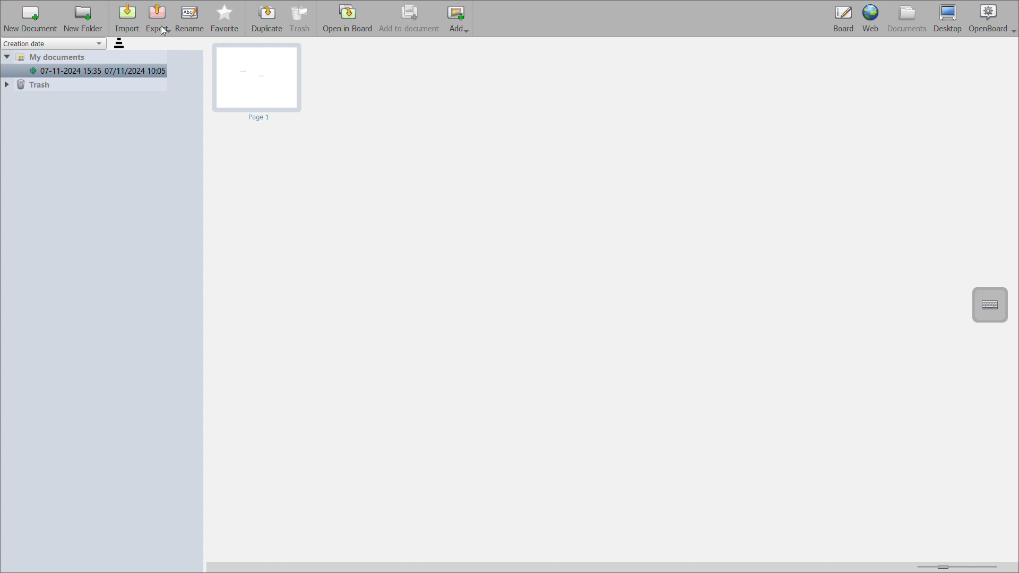 This screenshot has width=1019, height=573. Describe the element at coordinates (30, 18) in the screenshot. I see `add new document` at that location.